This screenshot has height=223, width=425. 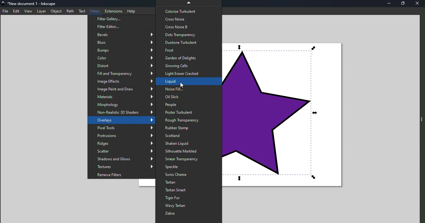 I want to click on Bumps, so click(x=121, y=50).